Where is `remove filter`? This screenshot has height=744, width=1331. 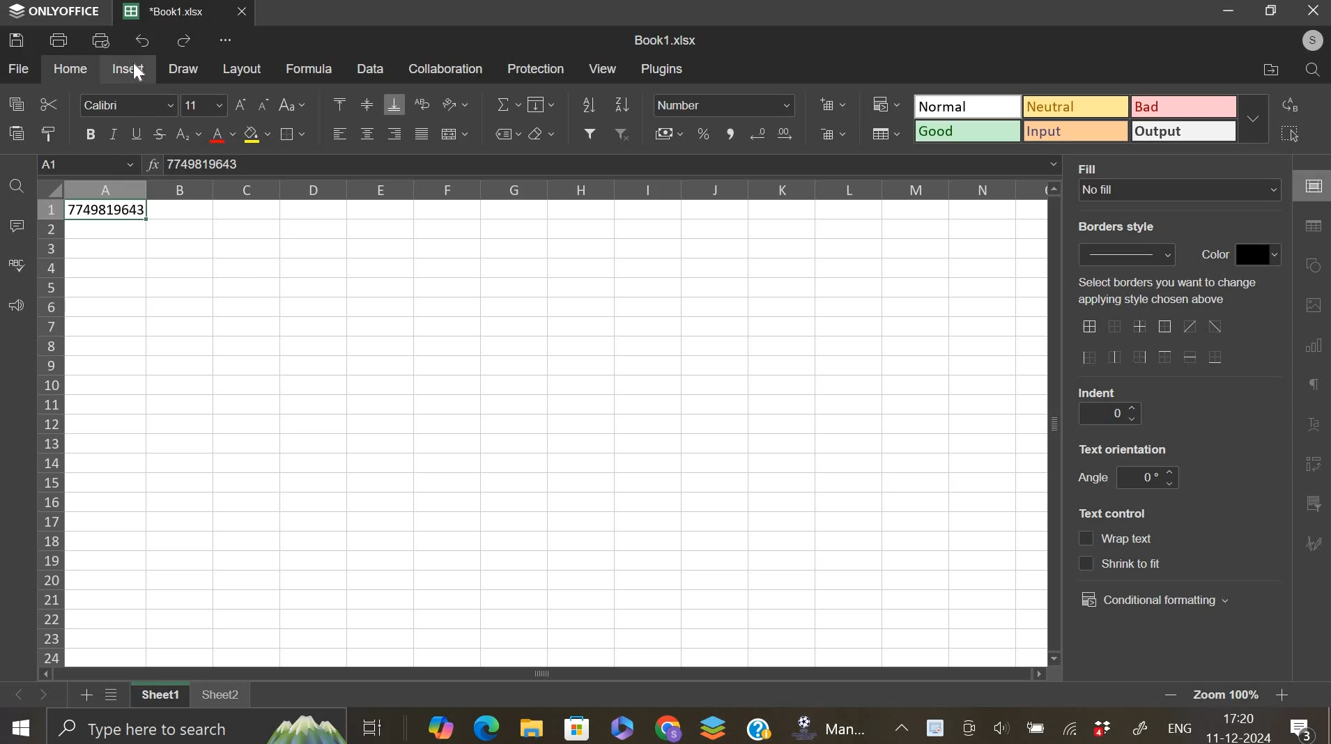 remove filter is located at coordinates (621, 132).